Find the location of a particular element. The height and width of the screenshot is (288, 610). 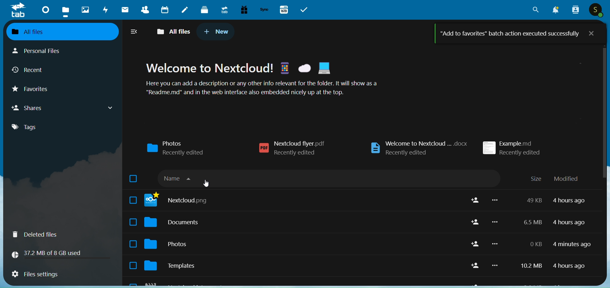

files setting is located at coordinates (60, 274).